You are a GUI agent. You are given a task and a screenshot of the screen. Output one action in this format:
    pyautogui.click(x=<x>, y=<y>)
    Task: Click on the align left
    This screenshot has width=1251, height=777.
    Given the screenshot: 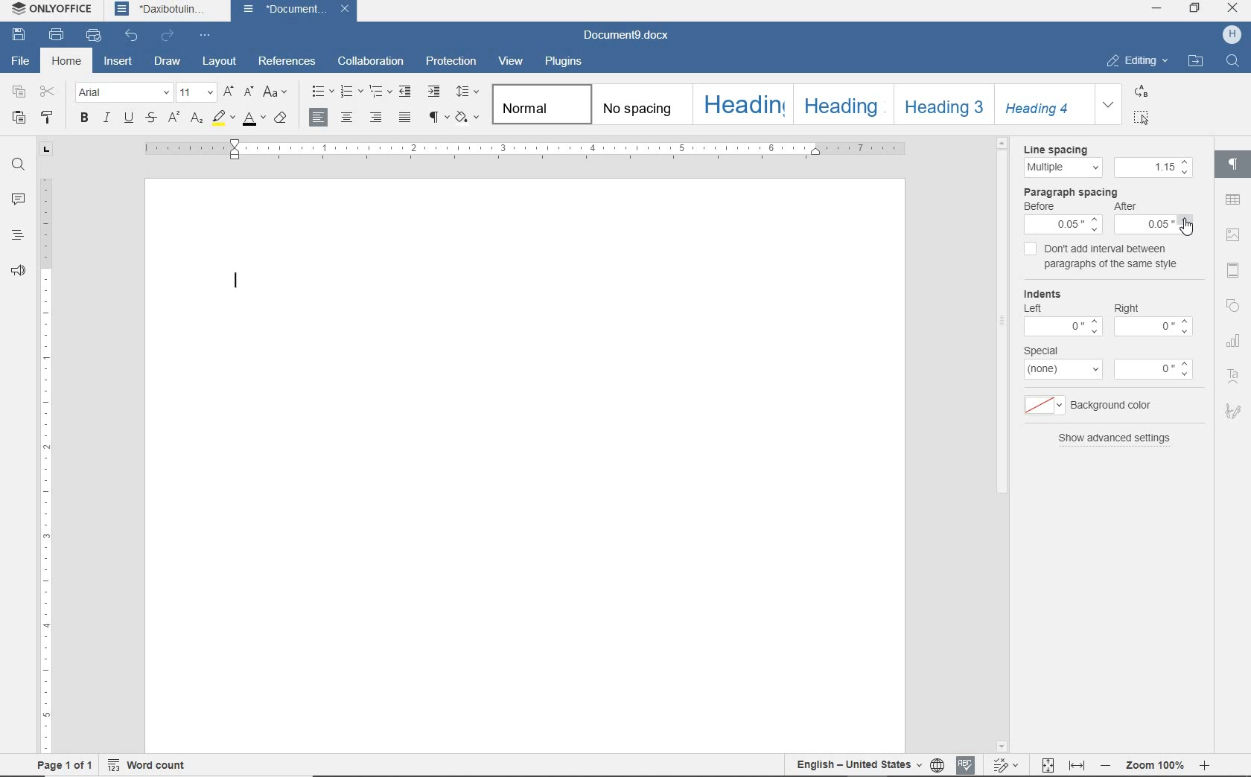 What is the action you would take?
    pyautogui.click(x=376, y=118)
    